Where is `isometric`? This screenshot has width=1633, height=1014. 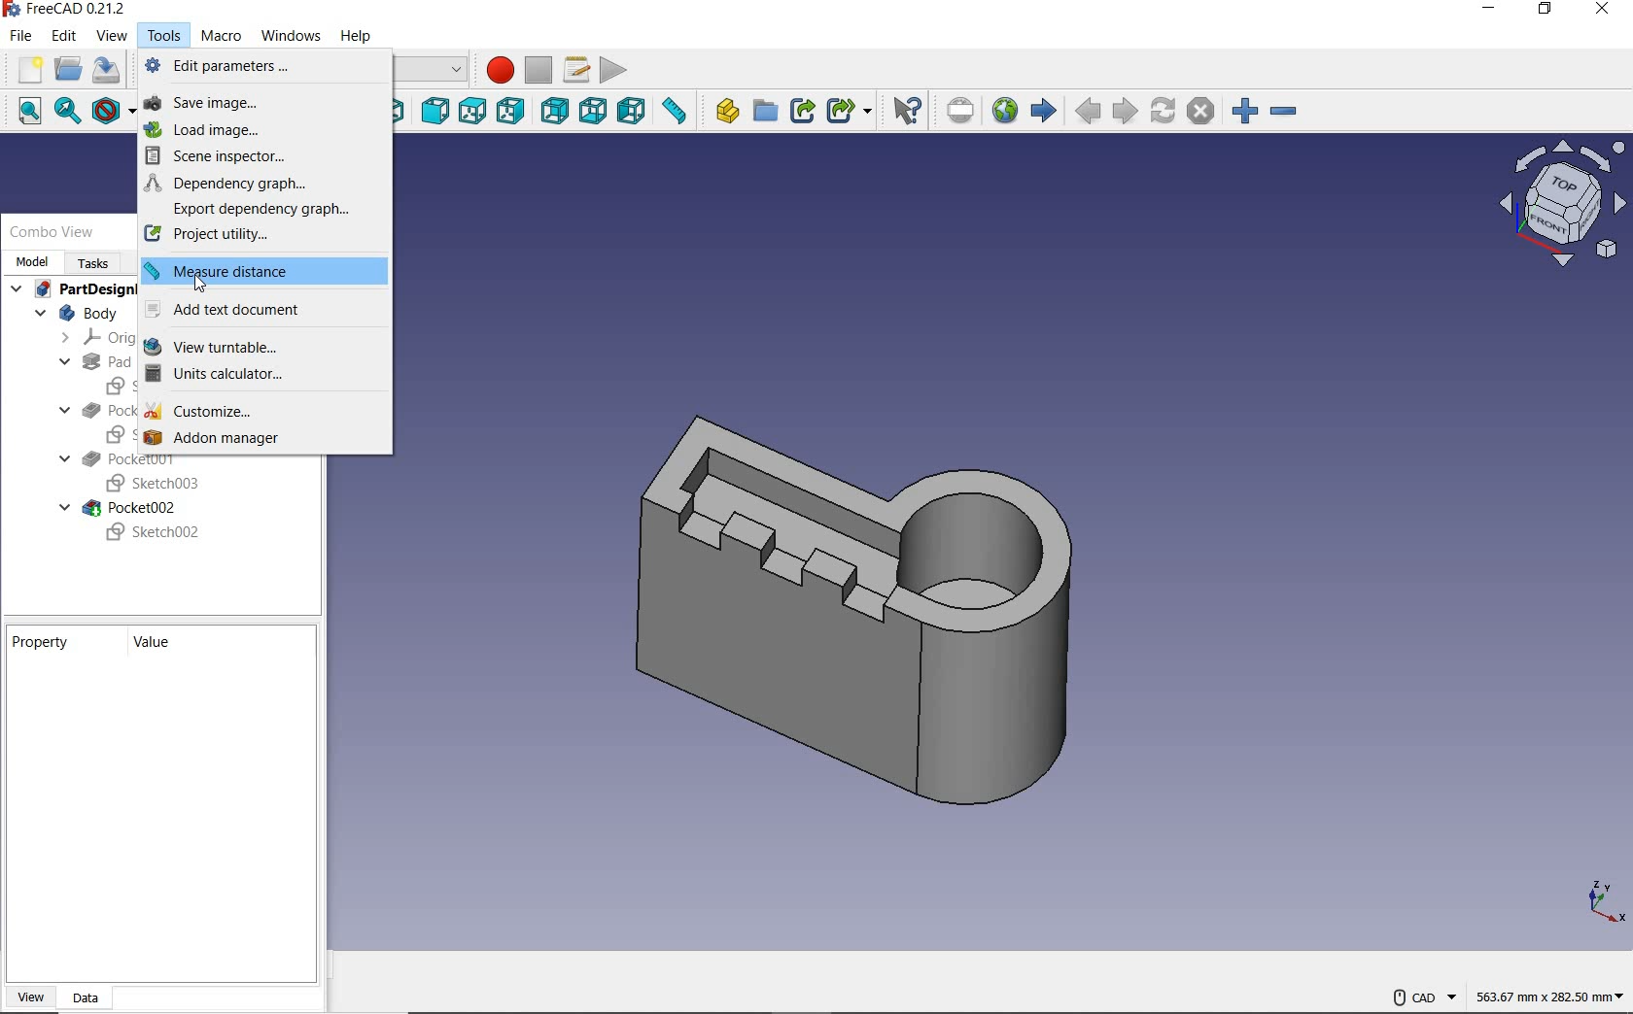 isometric is located at coordinates (402, 112).